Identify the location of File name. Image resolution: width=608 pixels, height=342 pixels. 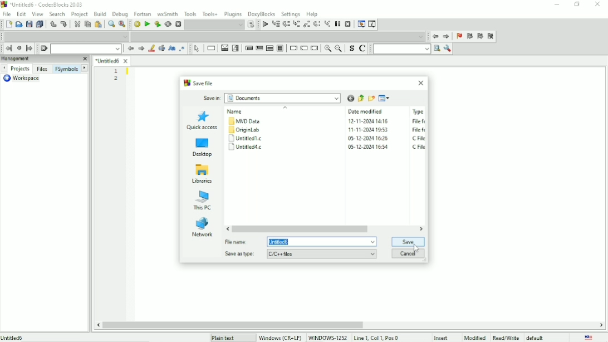
(301, 242).